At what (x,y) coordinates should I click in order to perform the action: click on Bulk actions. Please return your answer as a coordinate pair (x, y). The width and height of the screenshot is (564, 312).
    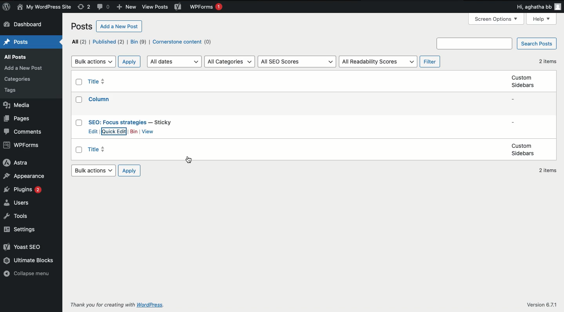
    Looking at the image, I should click on (93, 170).